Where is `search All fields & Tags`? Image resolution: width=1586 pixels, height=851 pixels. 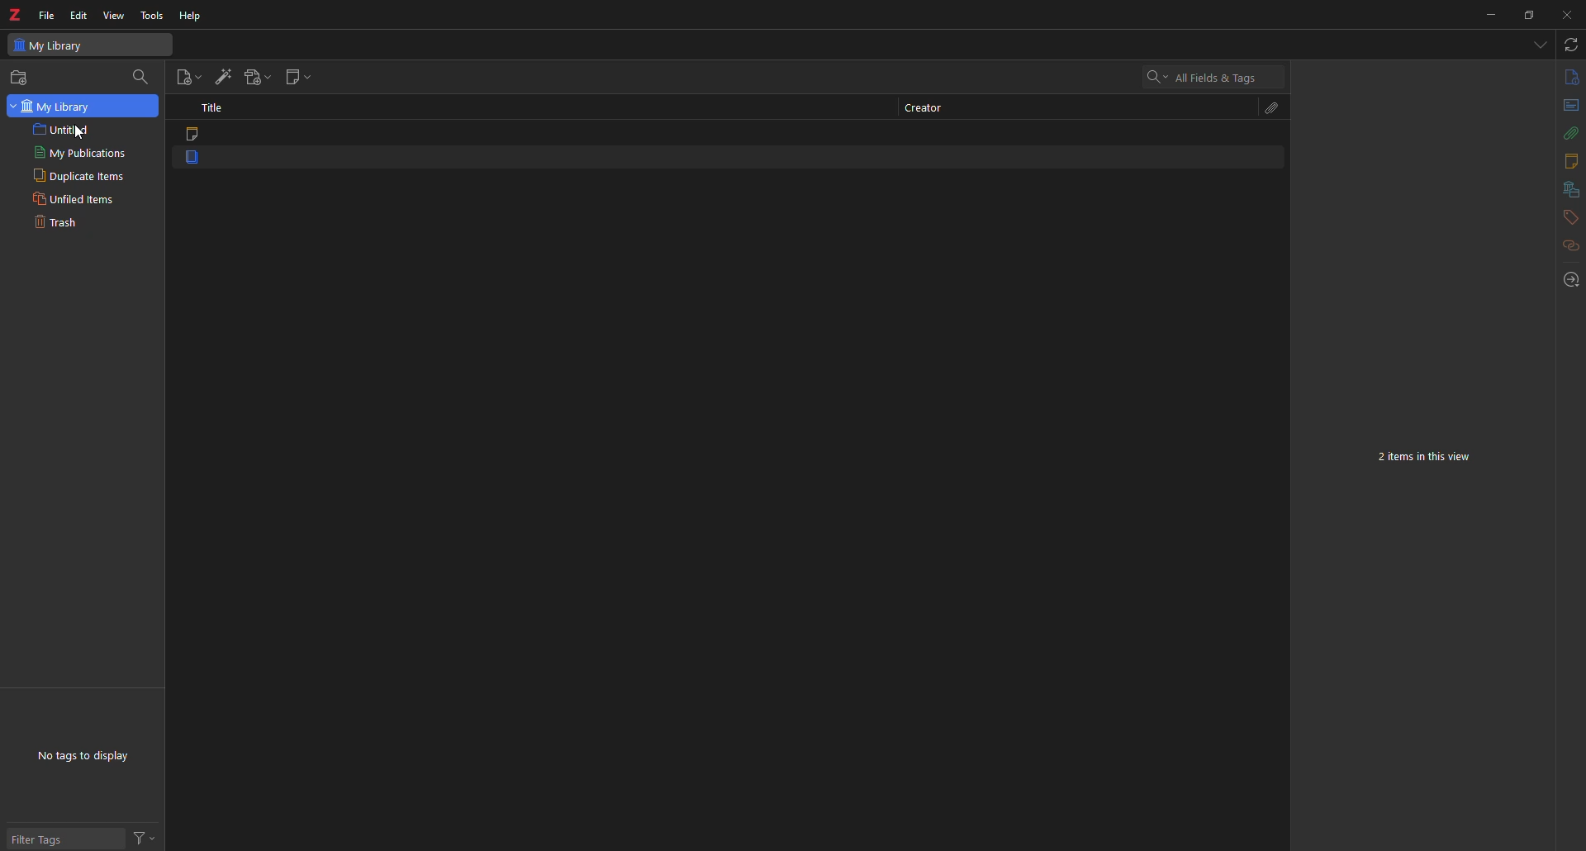
search All fields & Tags is located at coordinates (1210, 77).